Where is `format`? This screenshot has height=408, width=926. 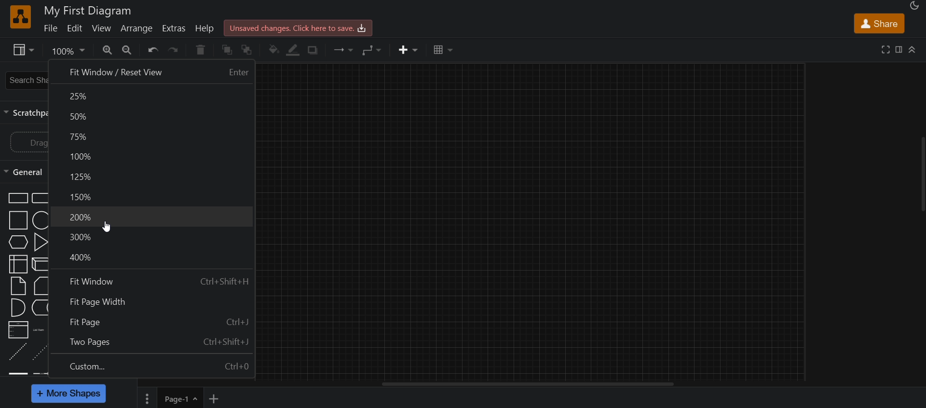
format is located at coordinates (901, 49).